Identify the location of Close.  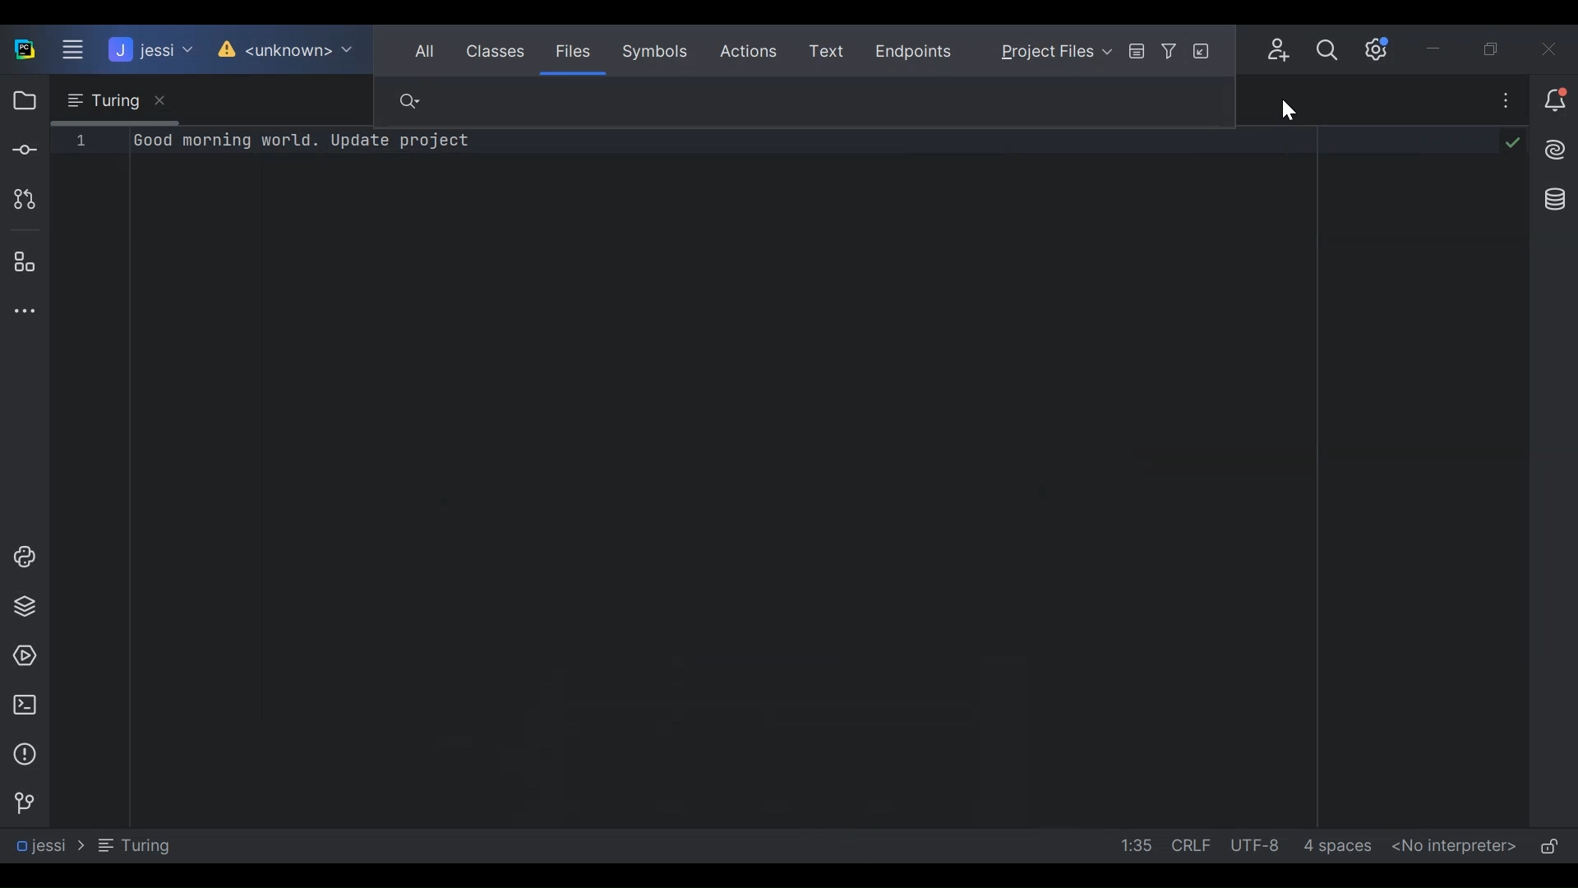
(1554, 49).